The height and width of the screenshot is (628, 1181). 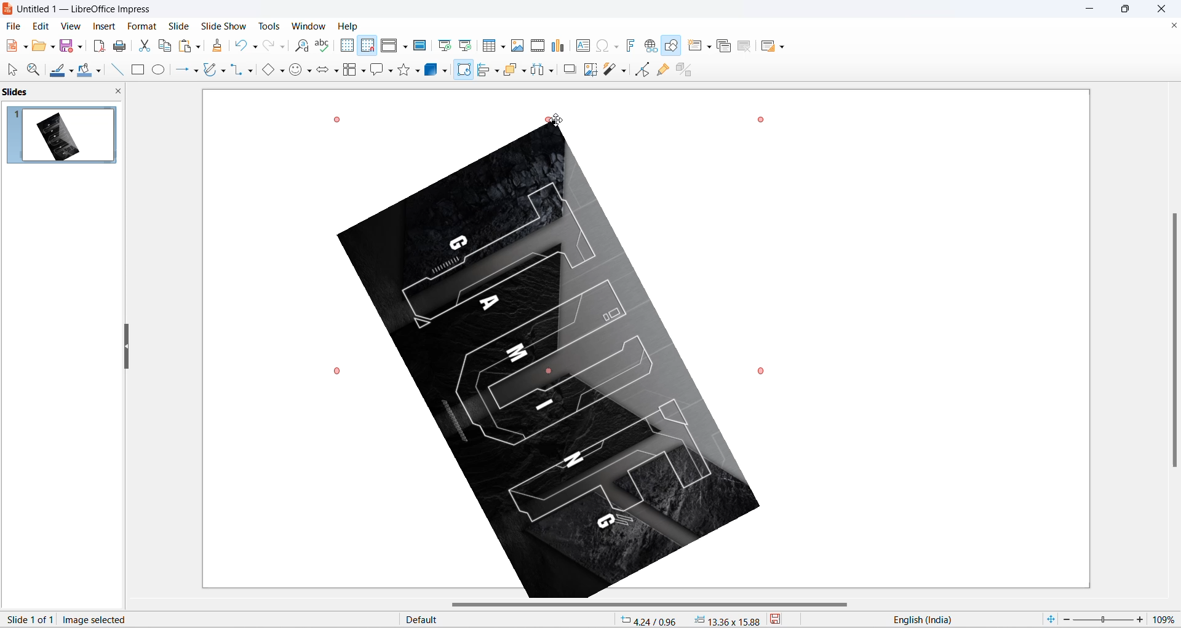 What do you see at coordinates (630, 45) in the screenshot?
I see `insert fontwork text` at bounding box center [630, 45].